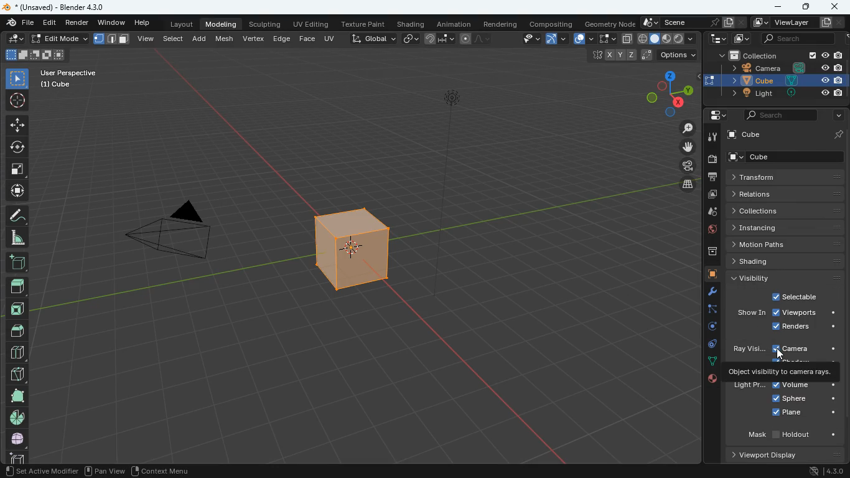 The width and height of the screenshot is (850, 478). What do you see at coordinates (709, 274) in the screenshot?
I see `cube` at bounding box center [709, 274].